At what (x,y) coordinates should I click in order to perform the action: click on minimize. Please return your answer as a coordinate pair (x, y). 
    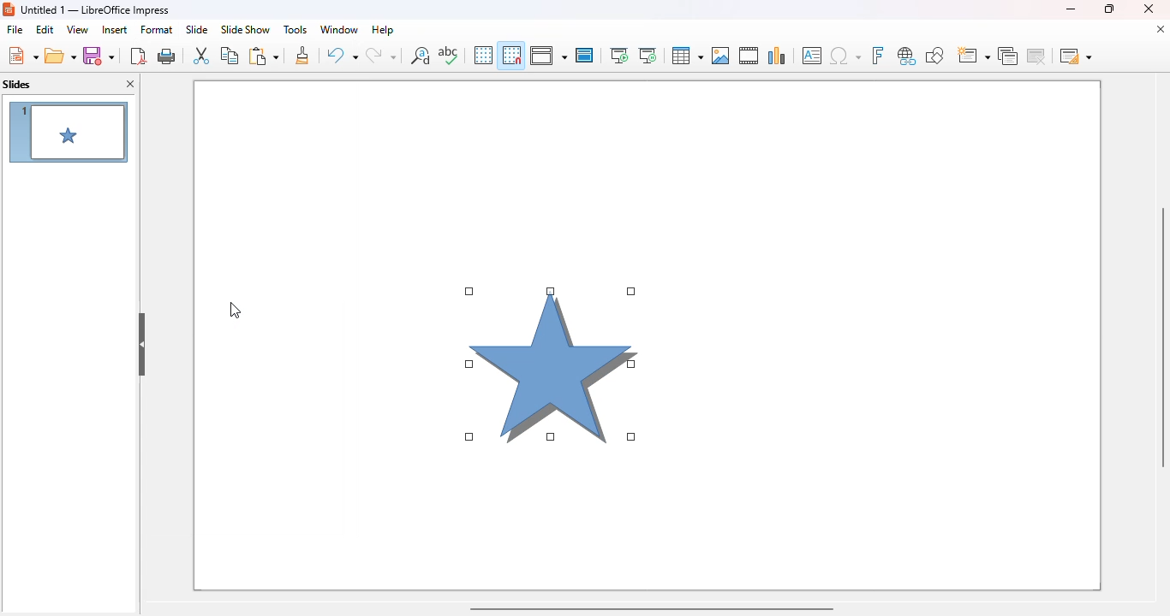
    Looking at the image, I should click on (1070, 9).